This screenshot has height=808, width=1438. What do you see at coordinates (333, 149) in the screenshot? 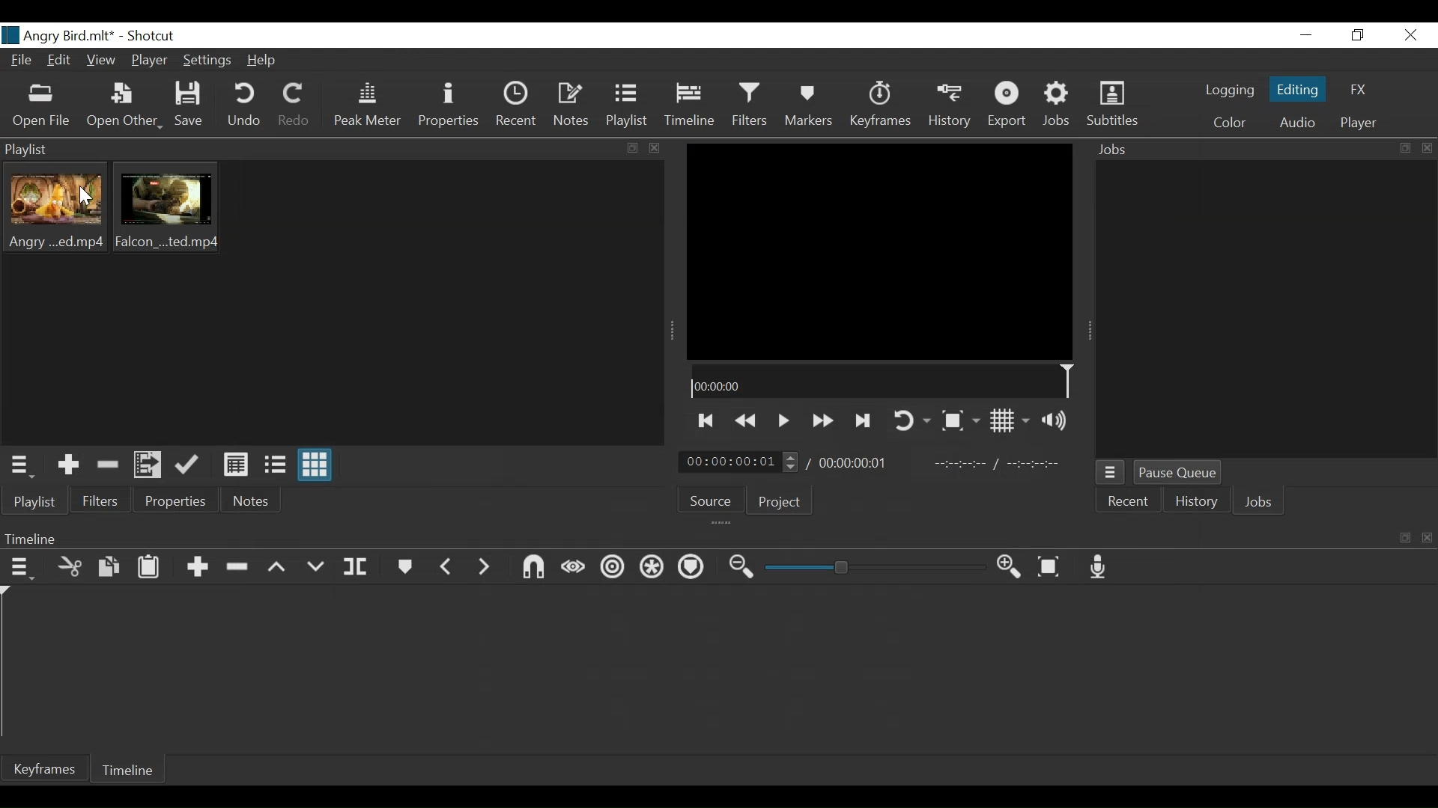
I see `Playlist Panel` at bounding box center [333, 149].